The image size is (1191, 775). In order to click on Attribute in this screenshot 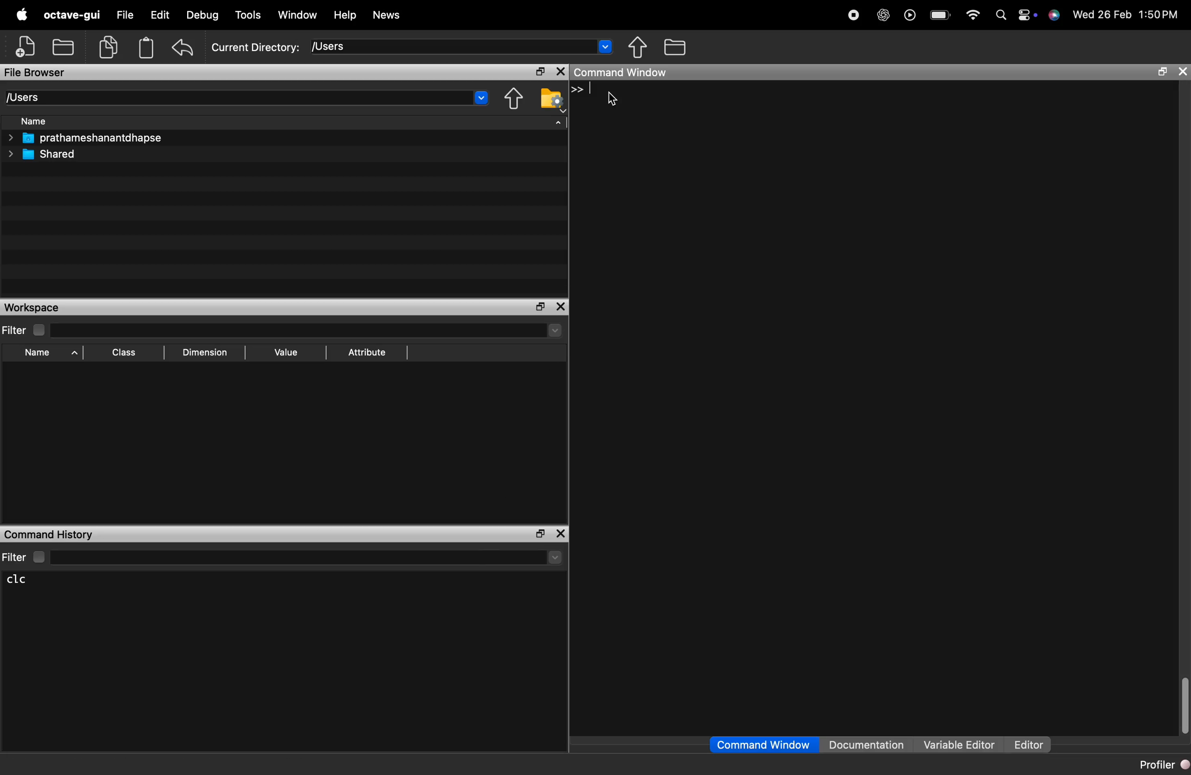, I will do `click(368, 353)`.